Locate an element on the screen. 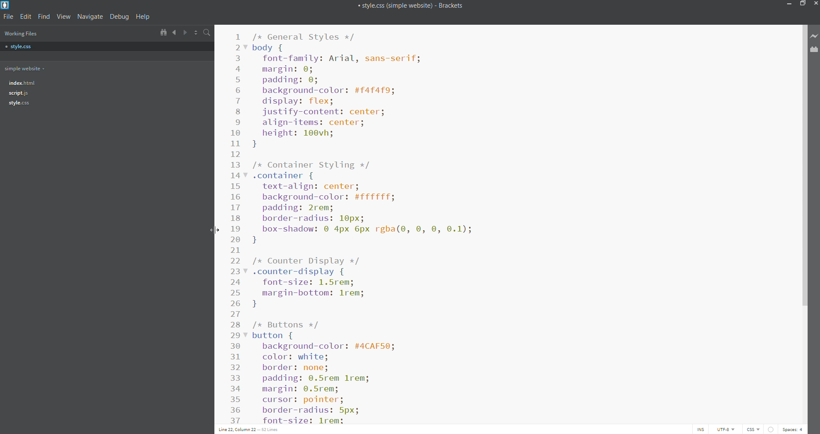 The image size is (820, 434). live preview is located at coordinates (815, 36).